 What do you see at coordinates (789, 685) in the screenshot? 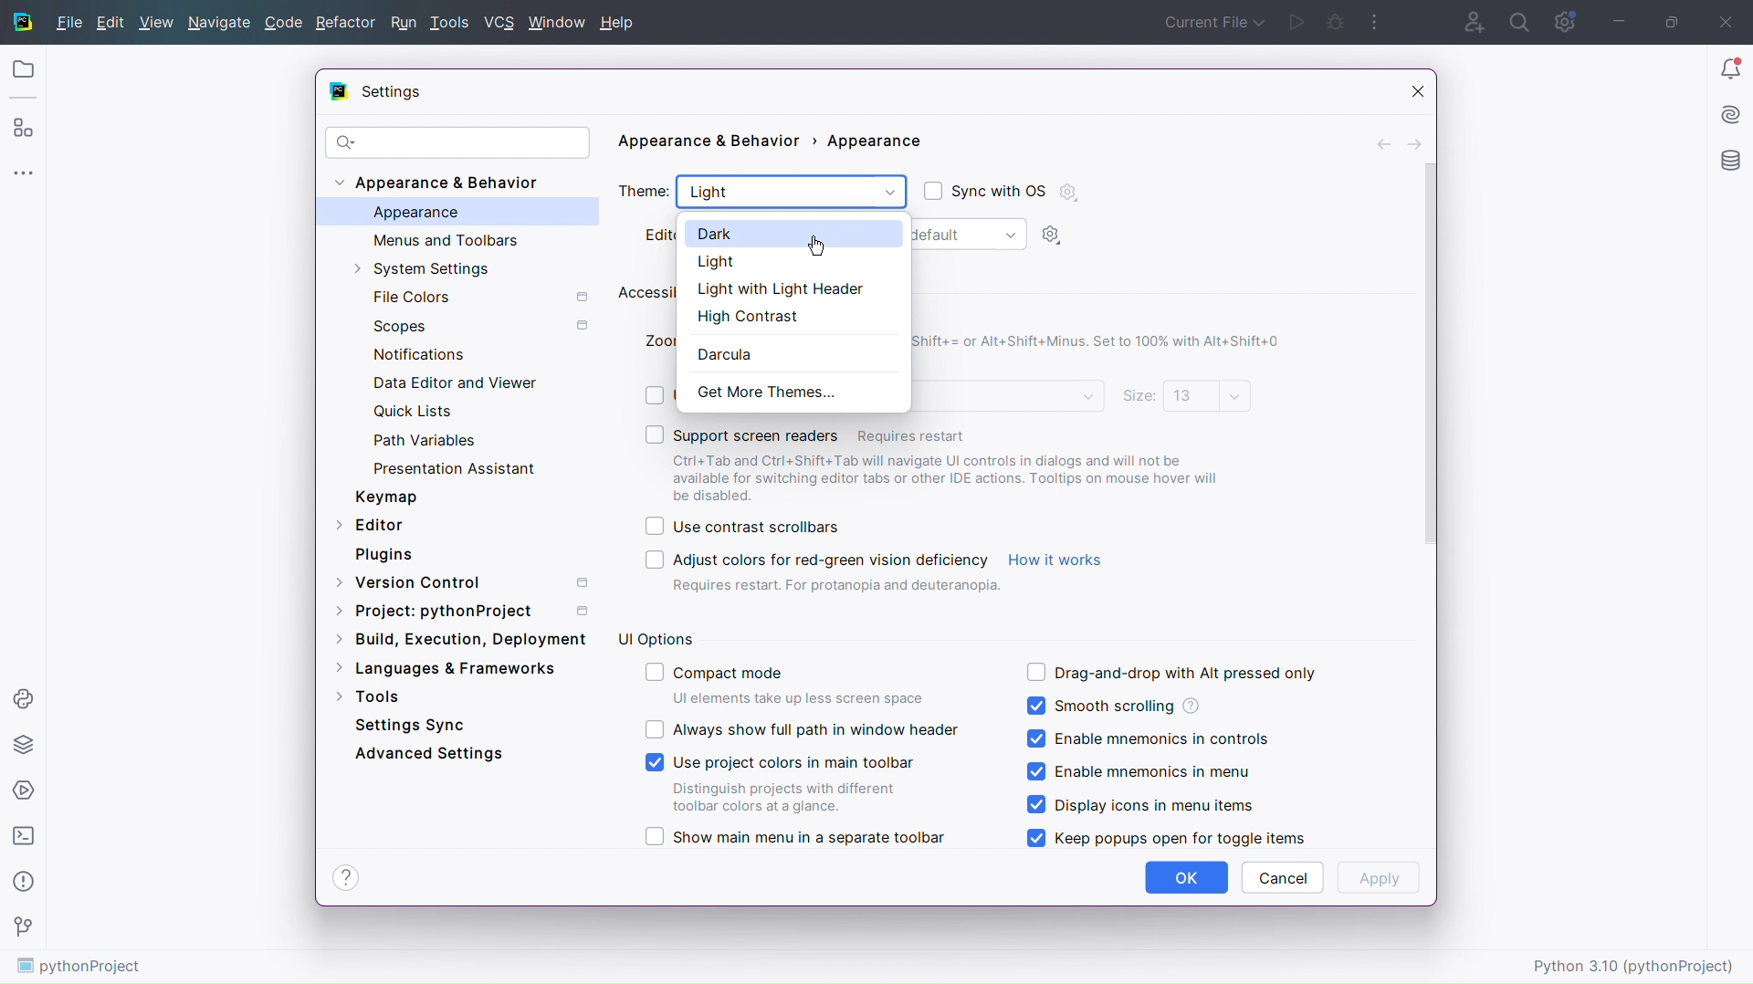
I see `Compact mode` at bounding box center [789, 685].